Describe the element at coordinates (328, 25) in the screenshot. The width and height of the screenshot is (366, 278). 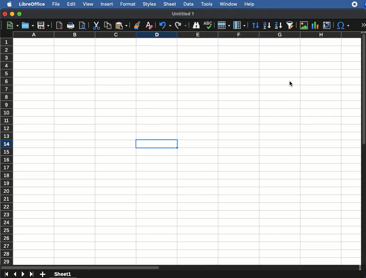
I see `pivot table` at that location.